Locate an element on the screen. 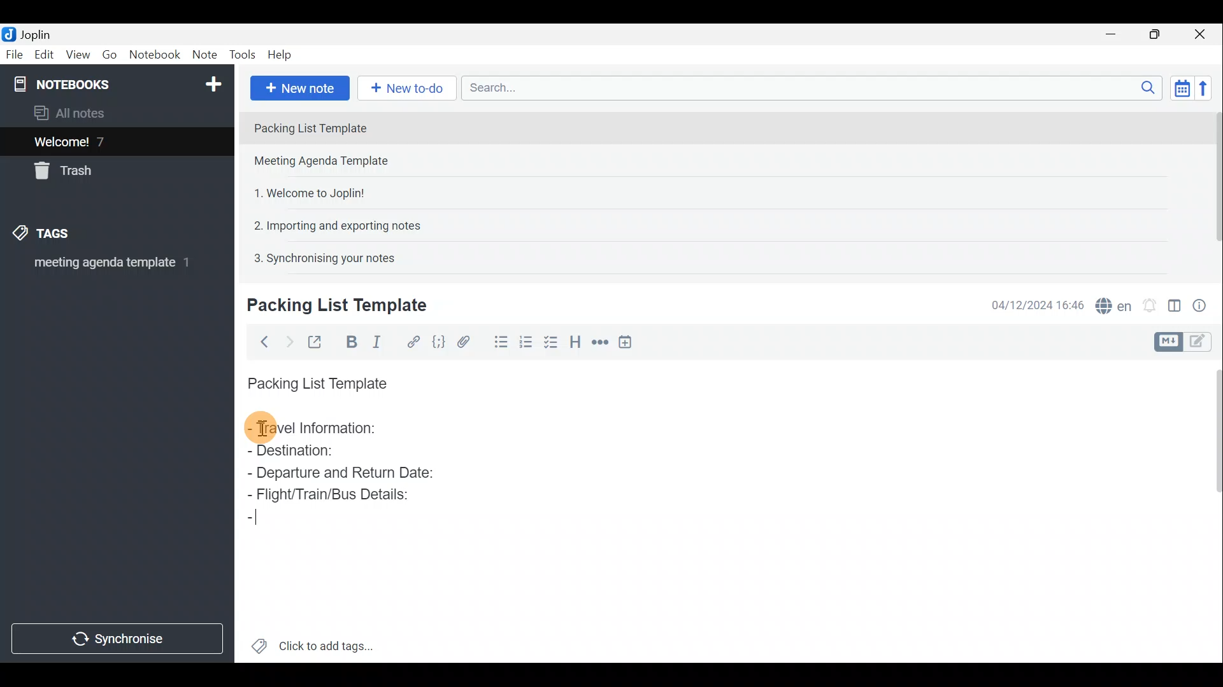 This screenshot has height=687, width=1223. Date & time is located at coordinates (1038, 304).